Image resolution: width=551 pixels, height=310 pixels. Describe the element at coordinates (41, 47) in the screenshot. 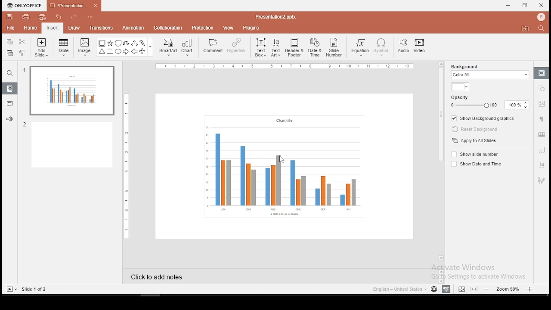

I see `add slide` at that location.